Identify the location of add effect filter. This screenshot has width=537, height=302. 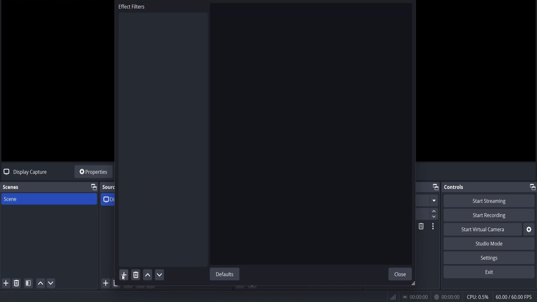
(123, 275).